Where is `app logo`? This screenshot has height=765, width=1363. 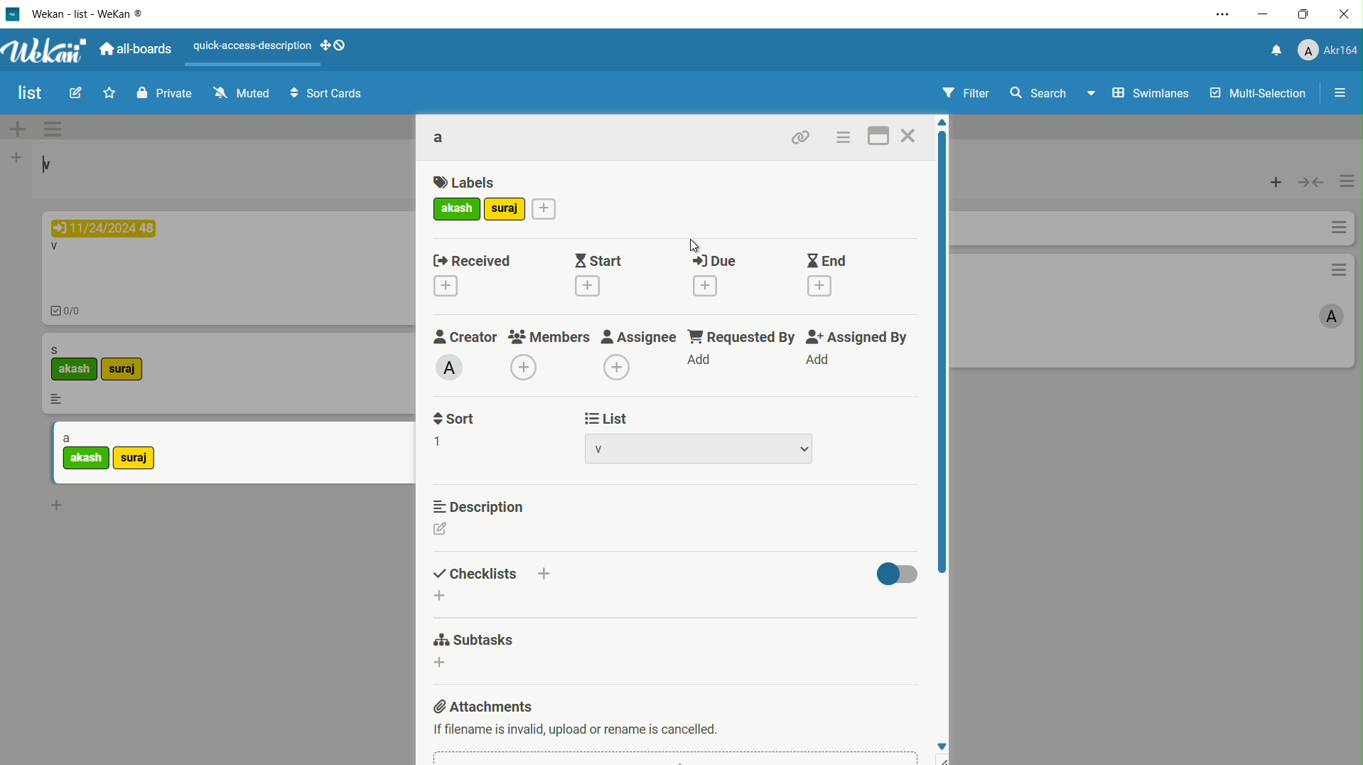
app logo is located at coordinates (46, 49).